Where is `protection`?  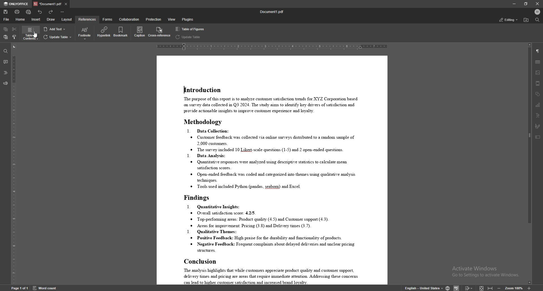 protection is located at coordinates (153, 19).